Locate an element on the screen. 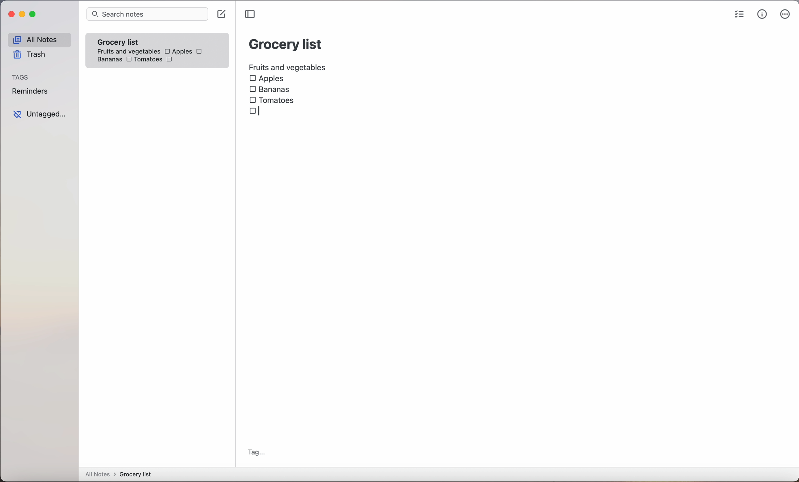 This screenshot has width=799, height=482. click on create note is located at coordinates (223, 15).